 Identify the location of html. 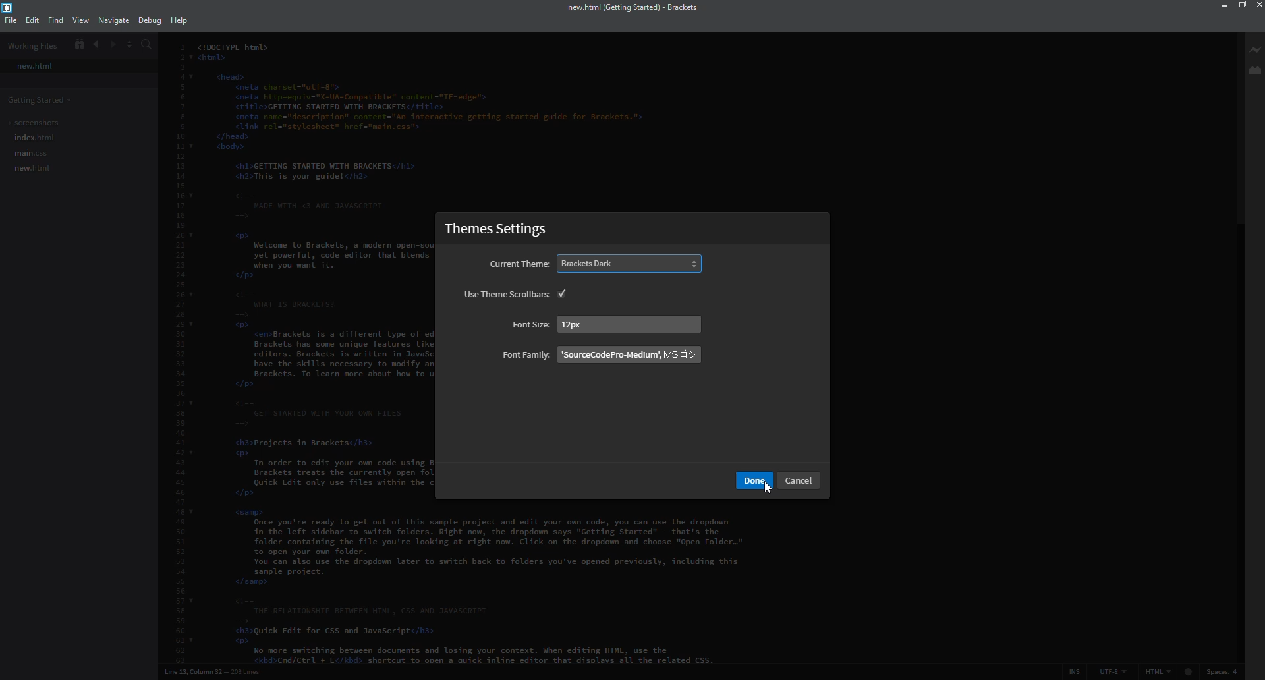
(1169, 671).